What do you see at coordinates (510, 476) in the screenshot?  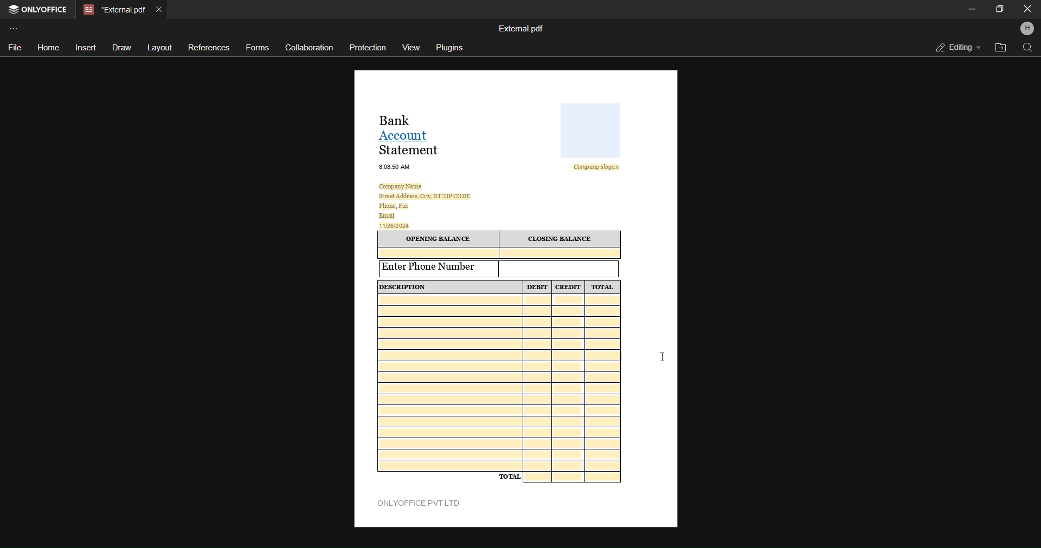 I see `TOTAL ` at bounding box center [510, 476].